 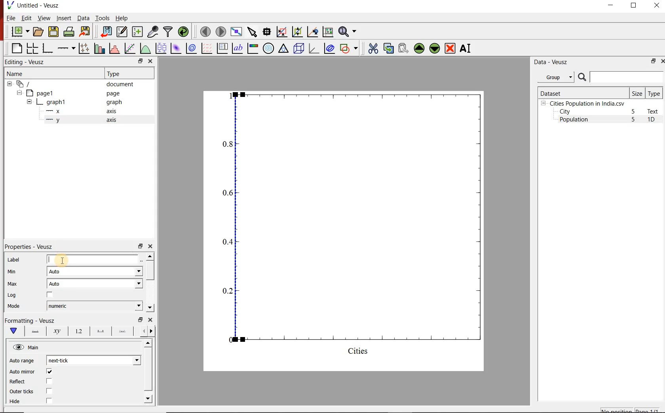 I want to click on Main formatting, so click(x=15, y=331).